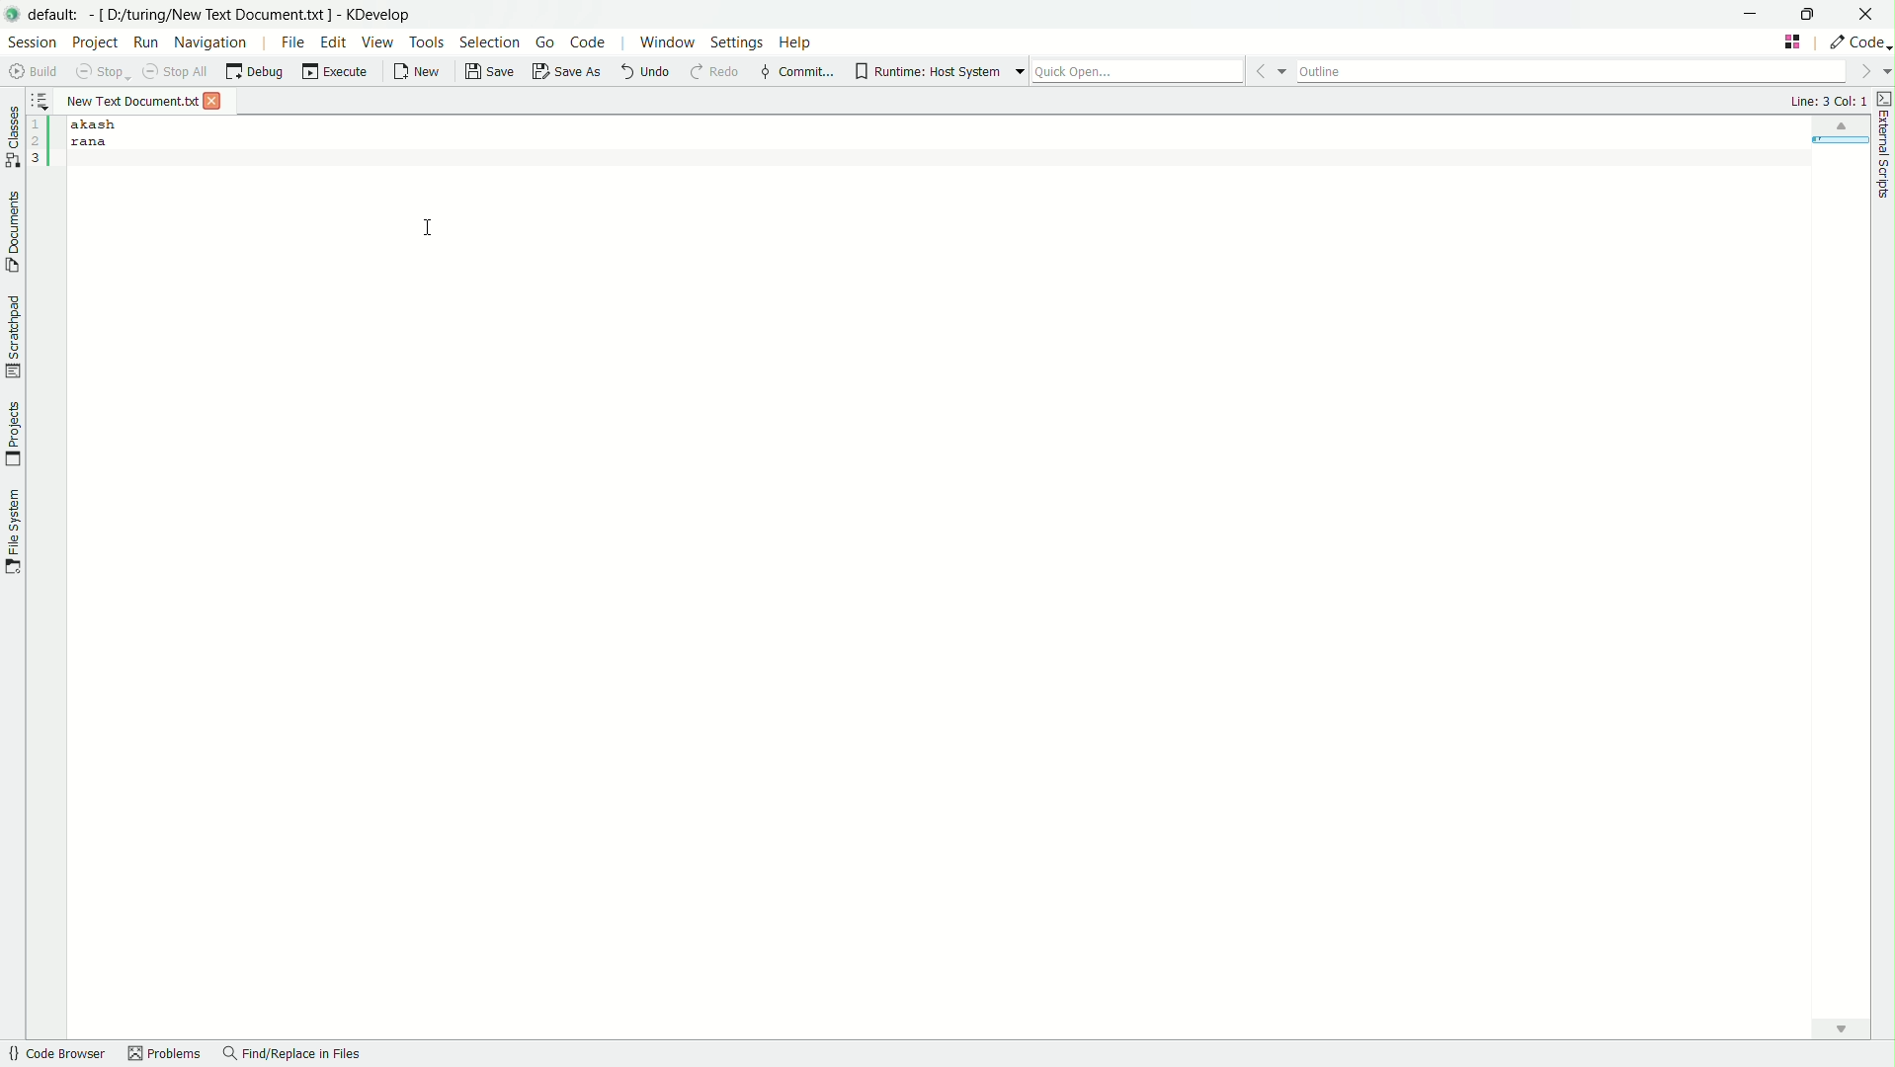  What do you see at coordinates (335, 72) in the screenshot?
I see `execute` at bounding box center [335, 72].